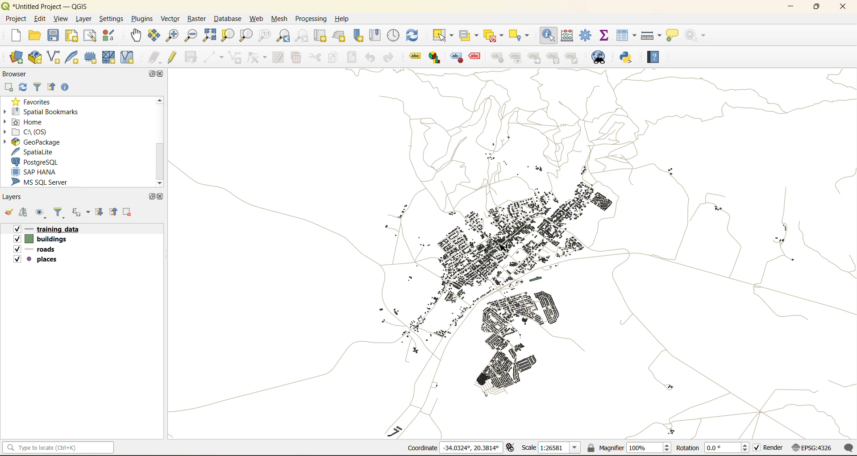 The image size is (857, 456). Describe the element at coordinates (521, 36) in the screenshot. I see `select location` at that location.